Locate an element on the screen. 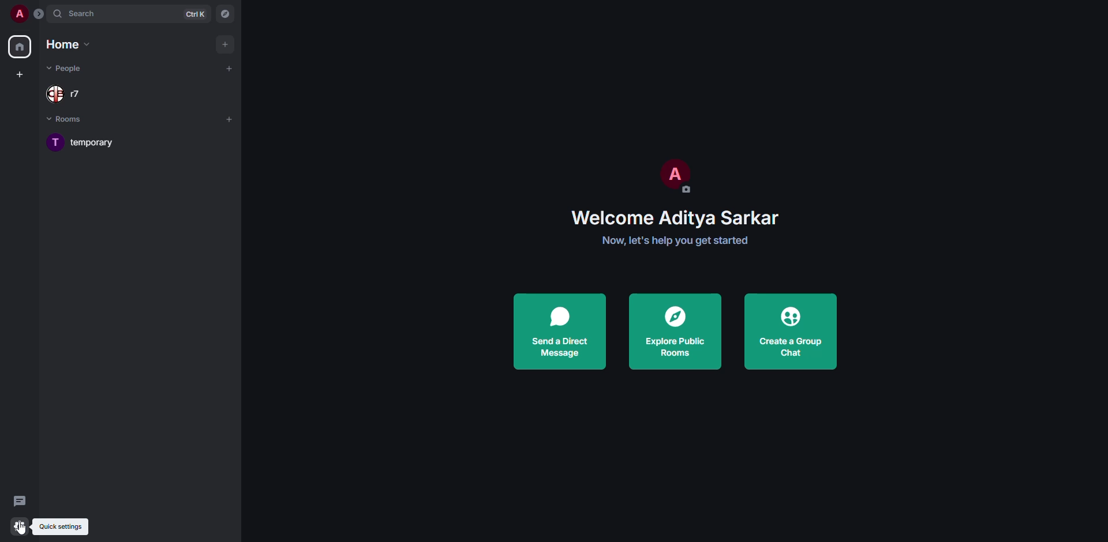 This screenshot has height=542, width=1108. cursor is located at coordinates (25, 530).